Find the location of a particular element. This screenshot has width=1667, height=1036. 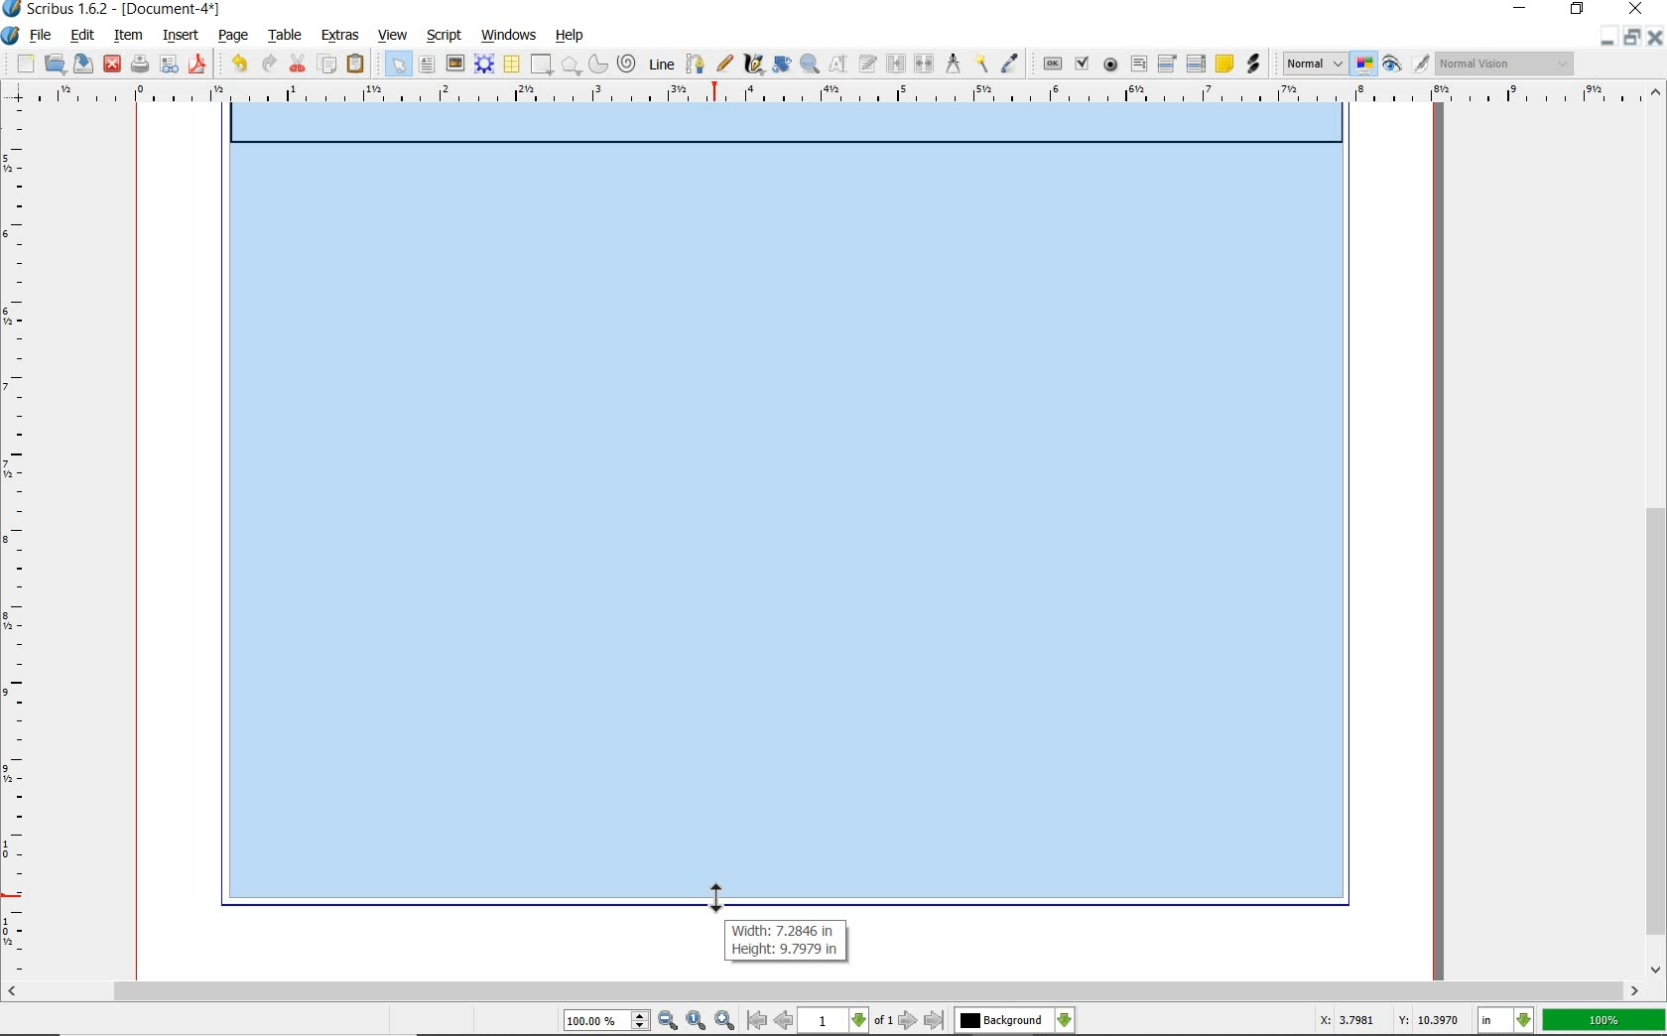

restore is located at coordinates (1577, 11).